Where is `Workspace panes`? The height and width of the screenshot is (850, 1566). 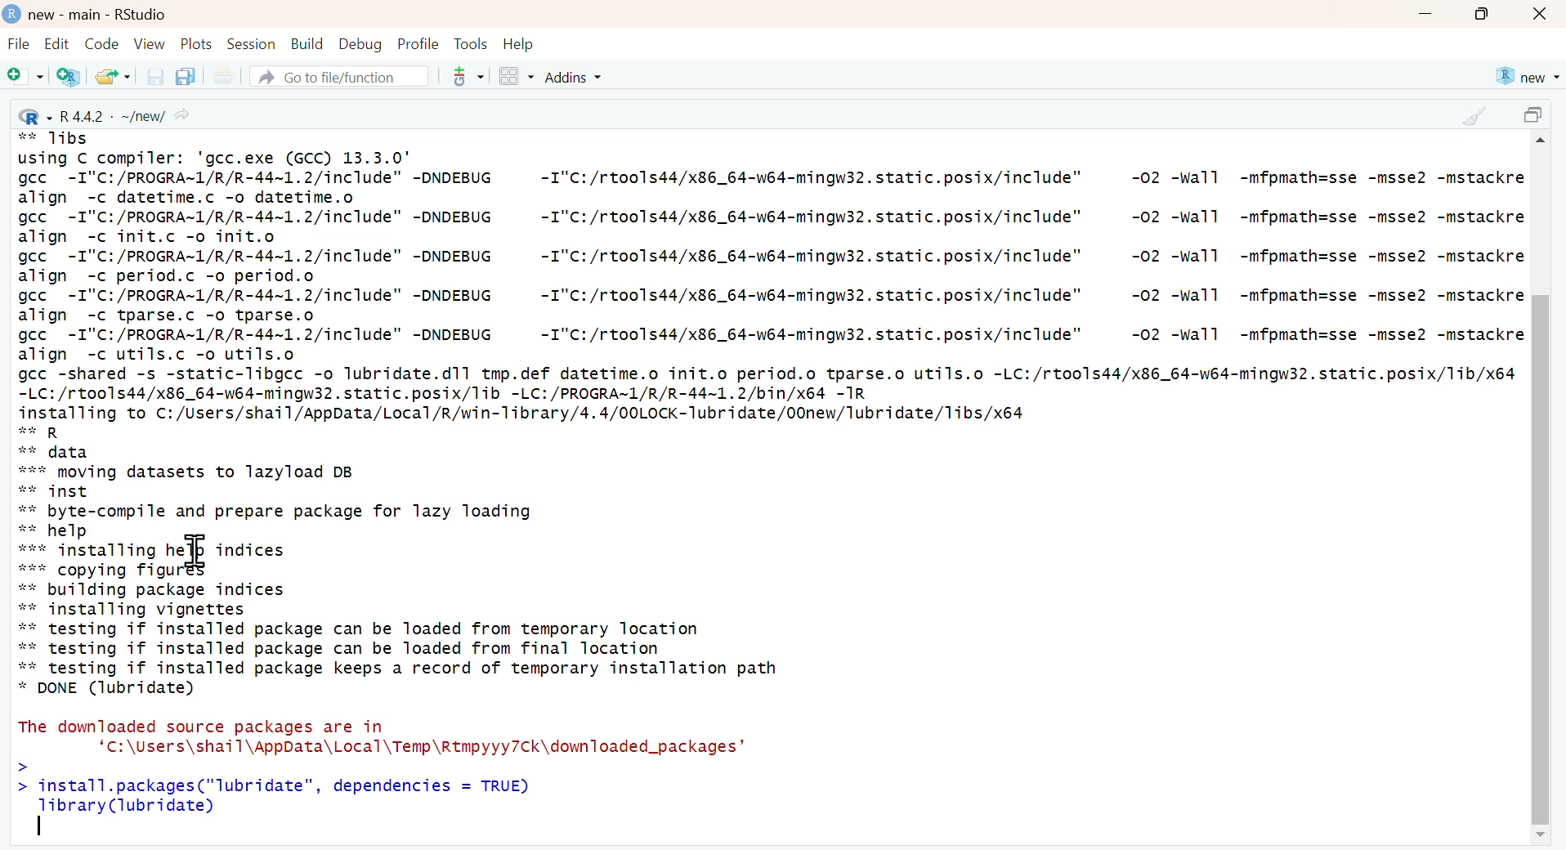
Workspace panes is located at coordinates (516, 78).